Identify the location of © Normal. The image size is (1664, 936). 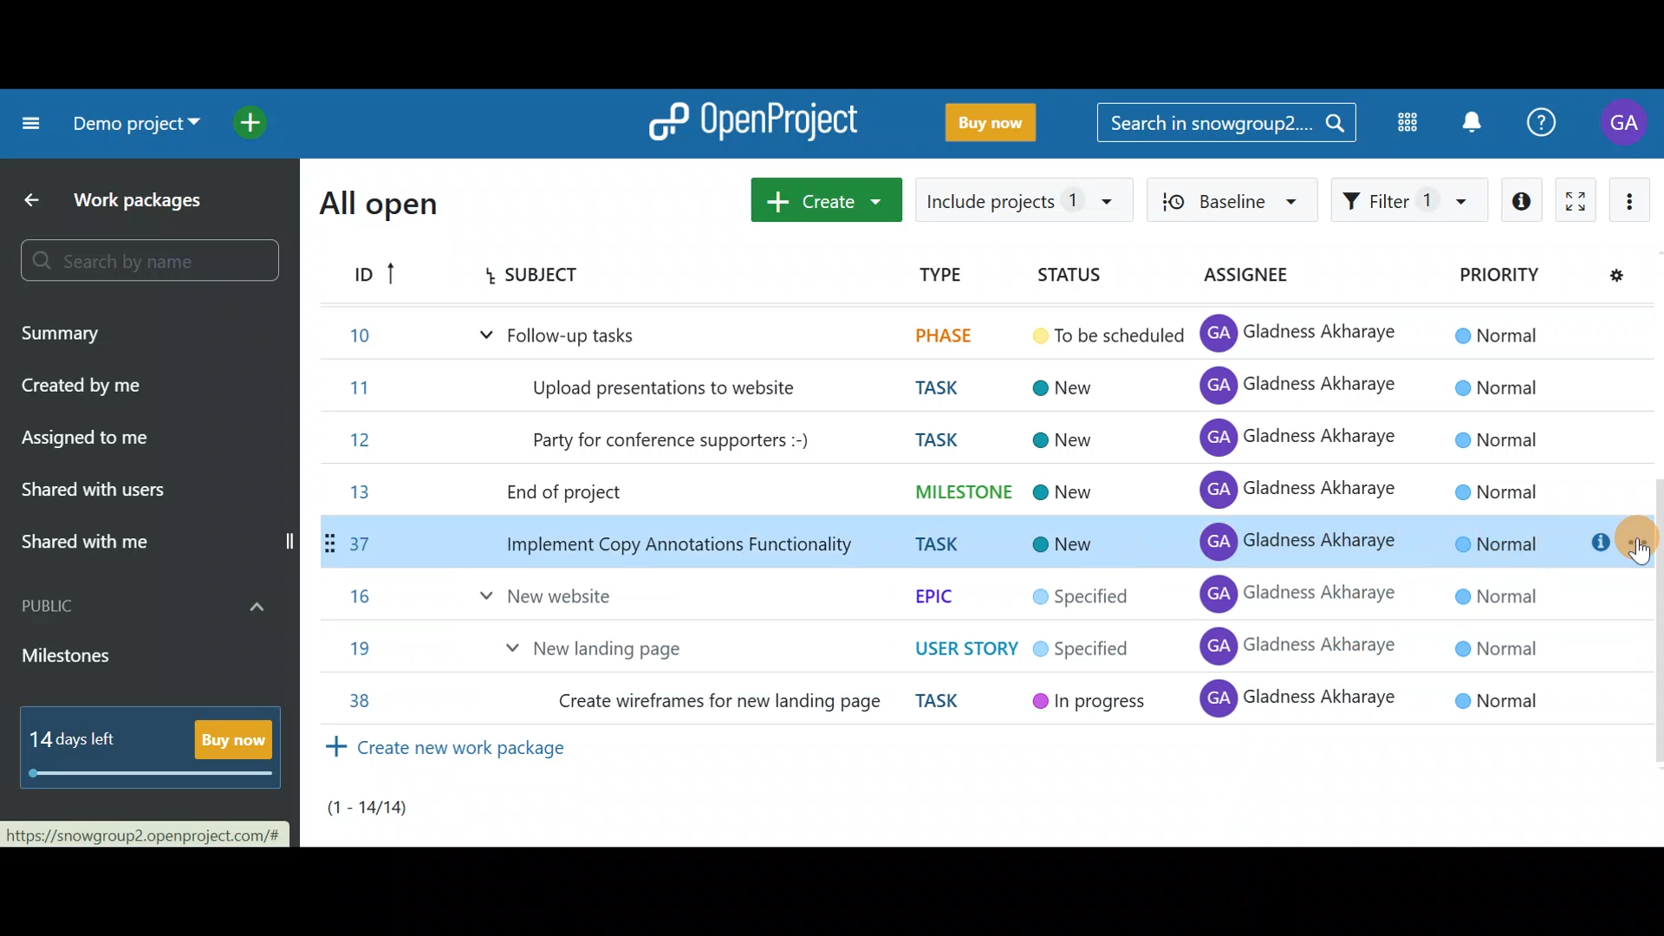
(1497, 648).